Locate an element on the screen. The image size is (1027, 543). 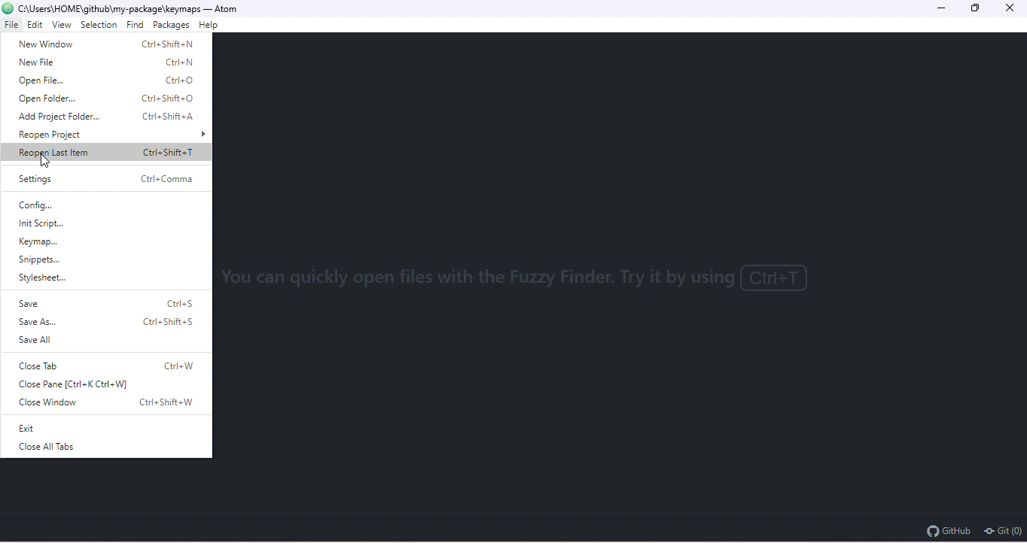
lint script is located at coordinates (82, 221).